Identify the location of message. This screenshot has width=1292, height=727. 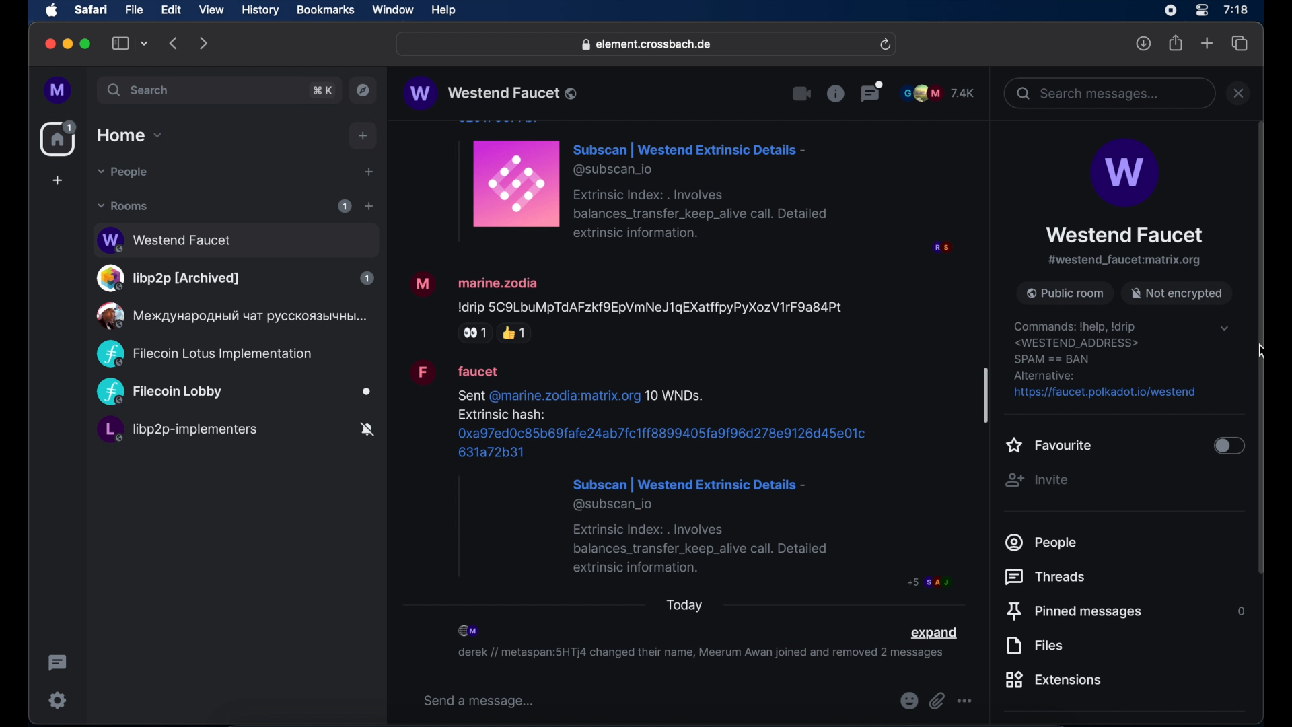
(702, 188).